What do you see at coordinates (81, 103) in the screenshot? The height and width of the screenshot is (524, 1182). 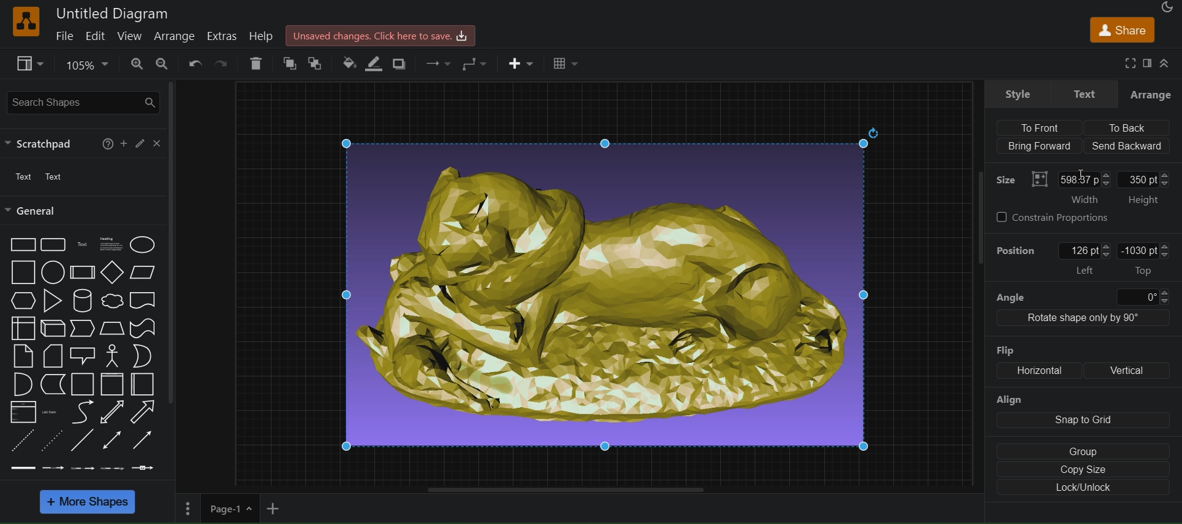 I see `search shapes` at bounding box center [81, 103].